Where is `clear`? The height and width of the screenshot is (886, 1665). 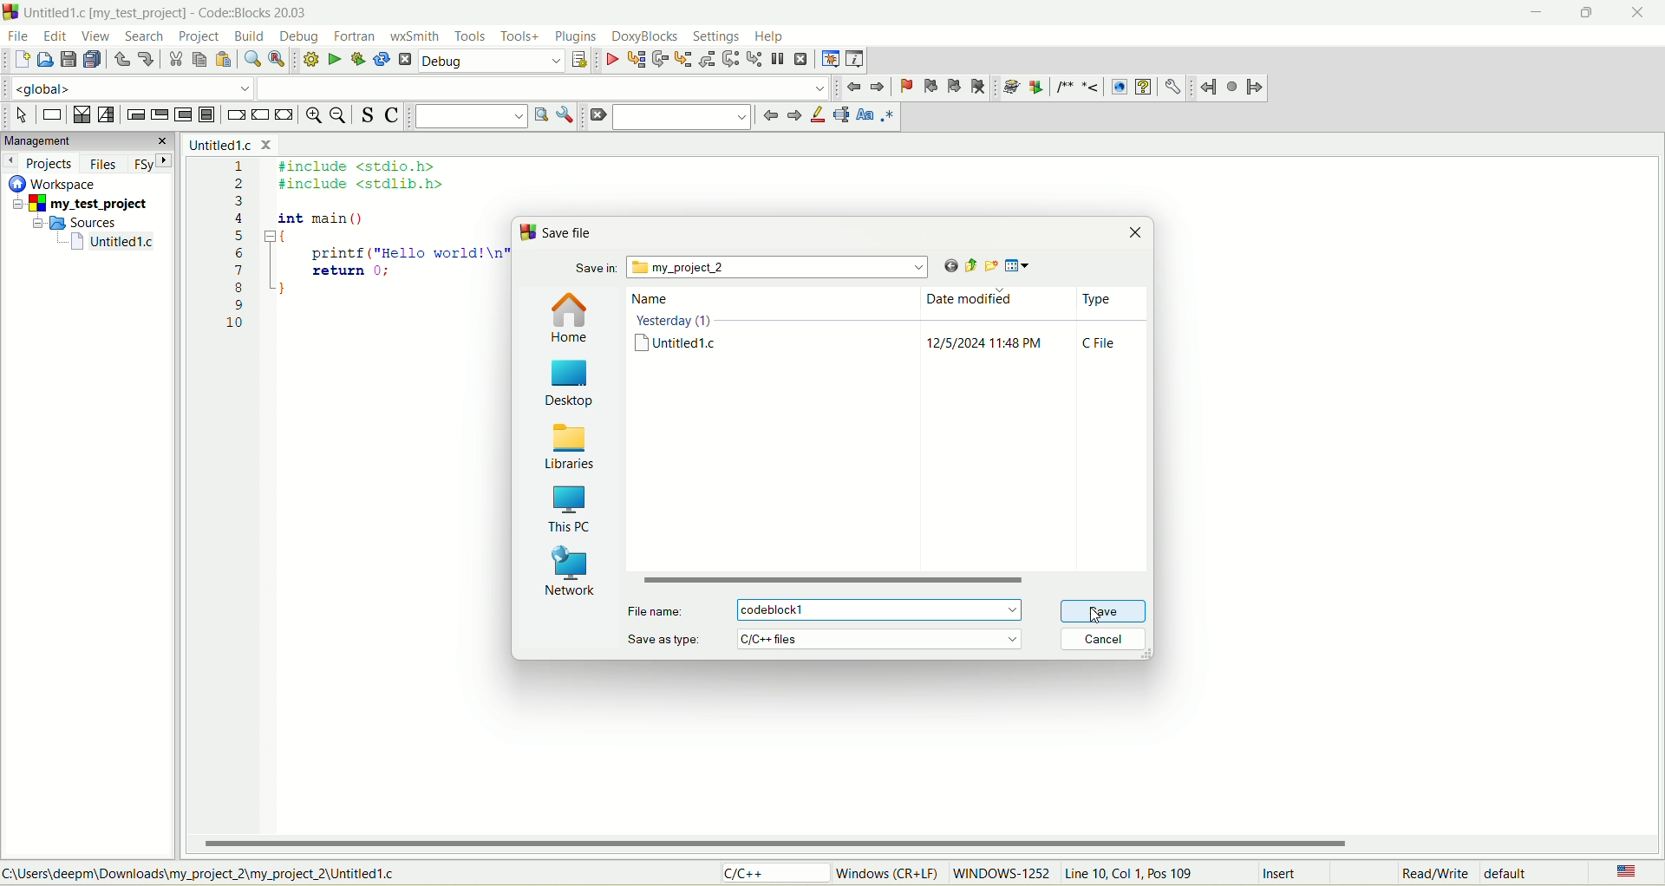
clear is located at coordinates (597, 116).